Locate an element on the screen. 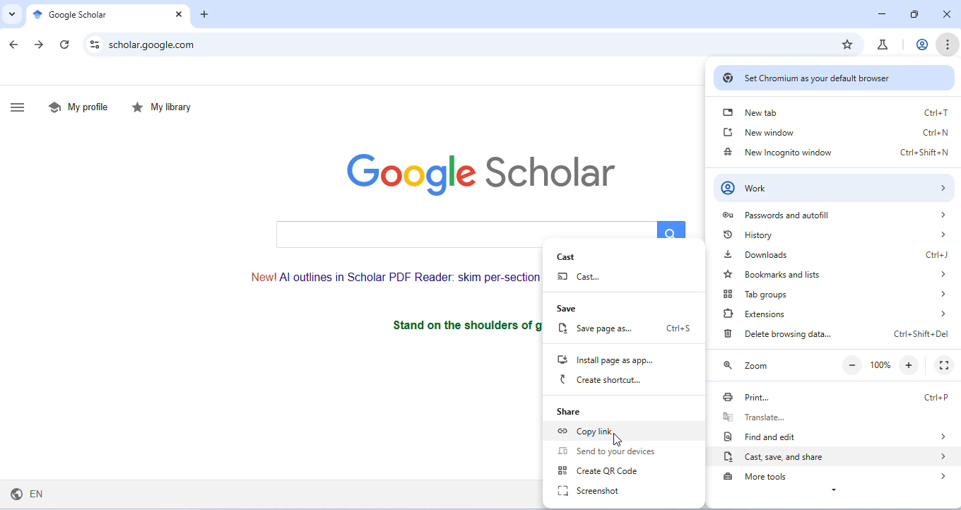 This screenshot has width=961, height=510. stand on the shoulders of giants is located at coordinates (462, 324).